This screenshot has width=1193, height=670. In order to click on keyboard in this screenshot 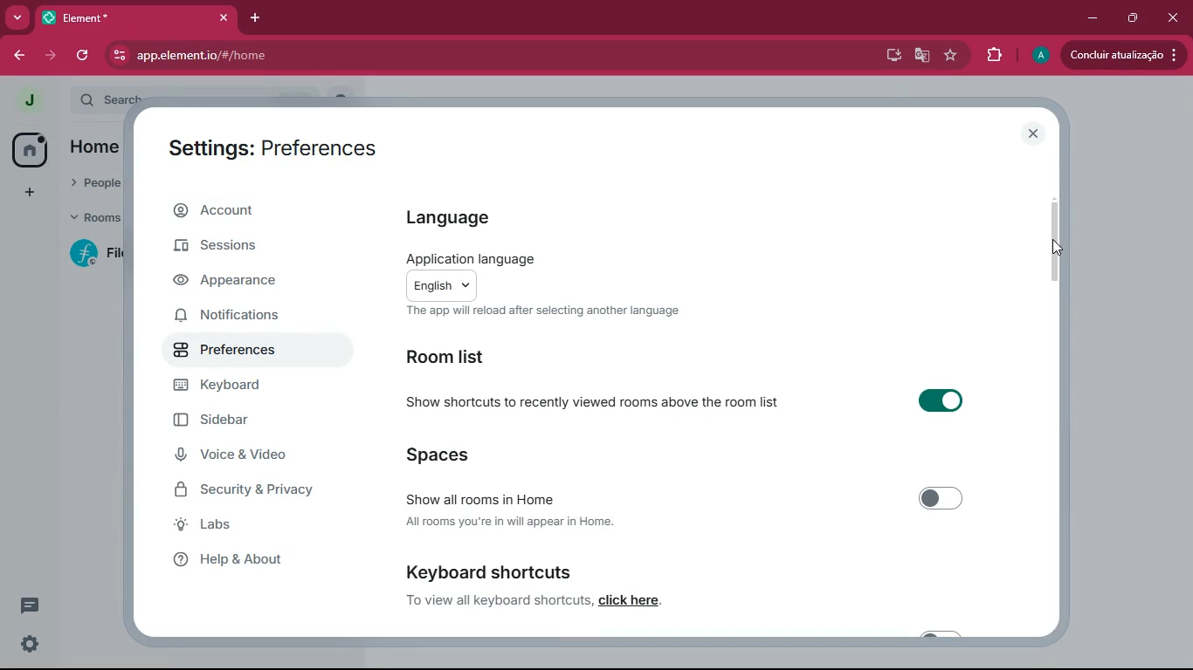, I will do `click(229, 386)`.